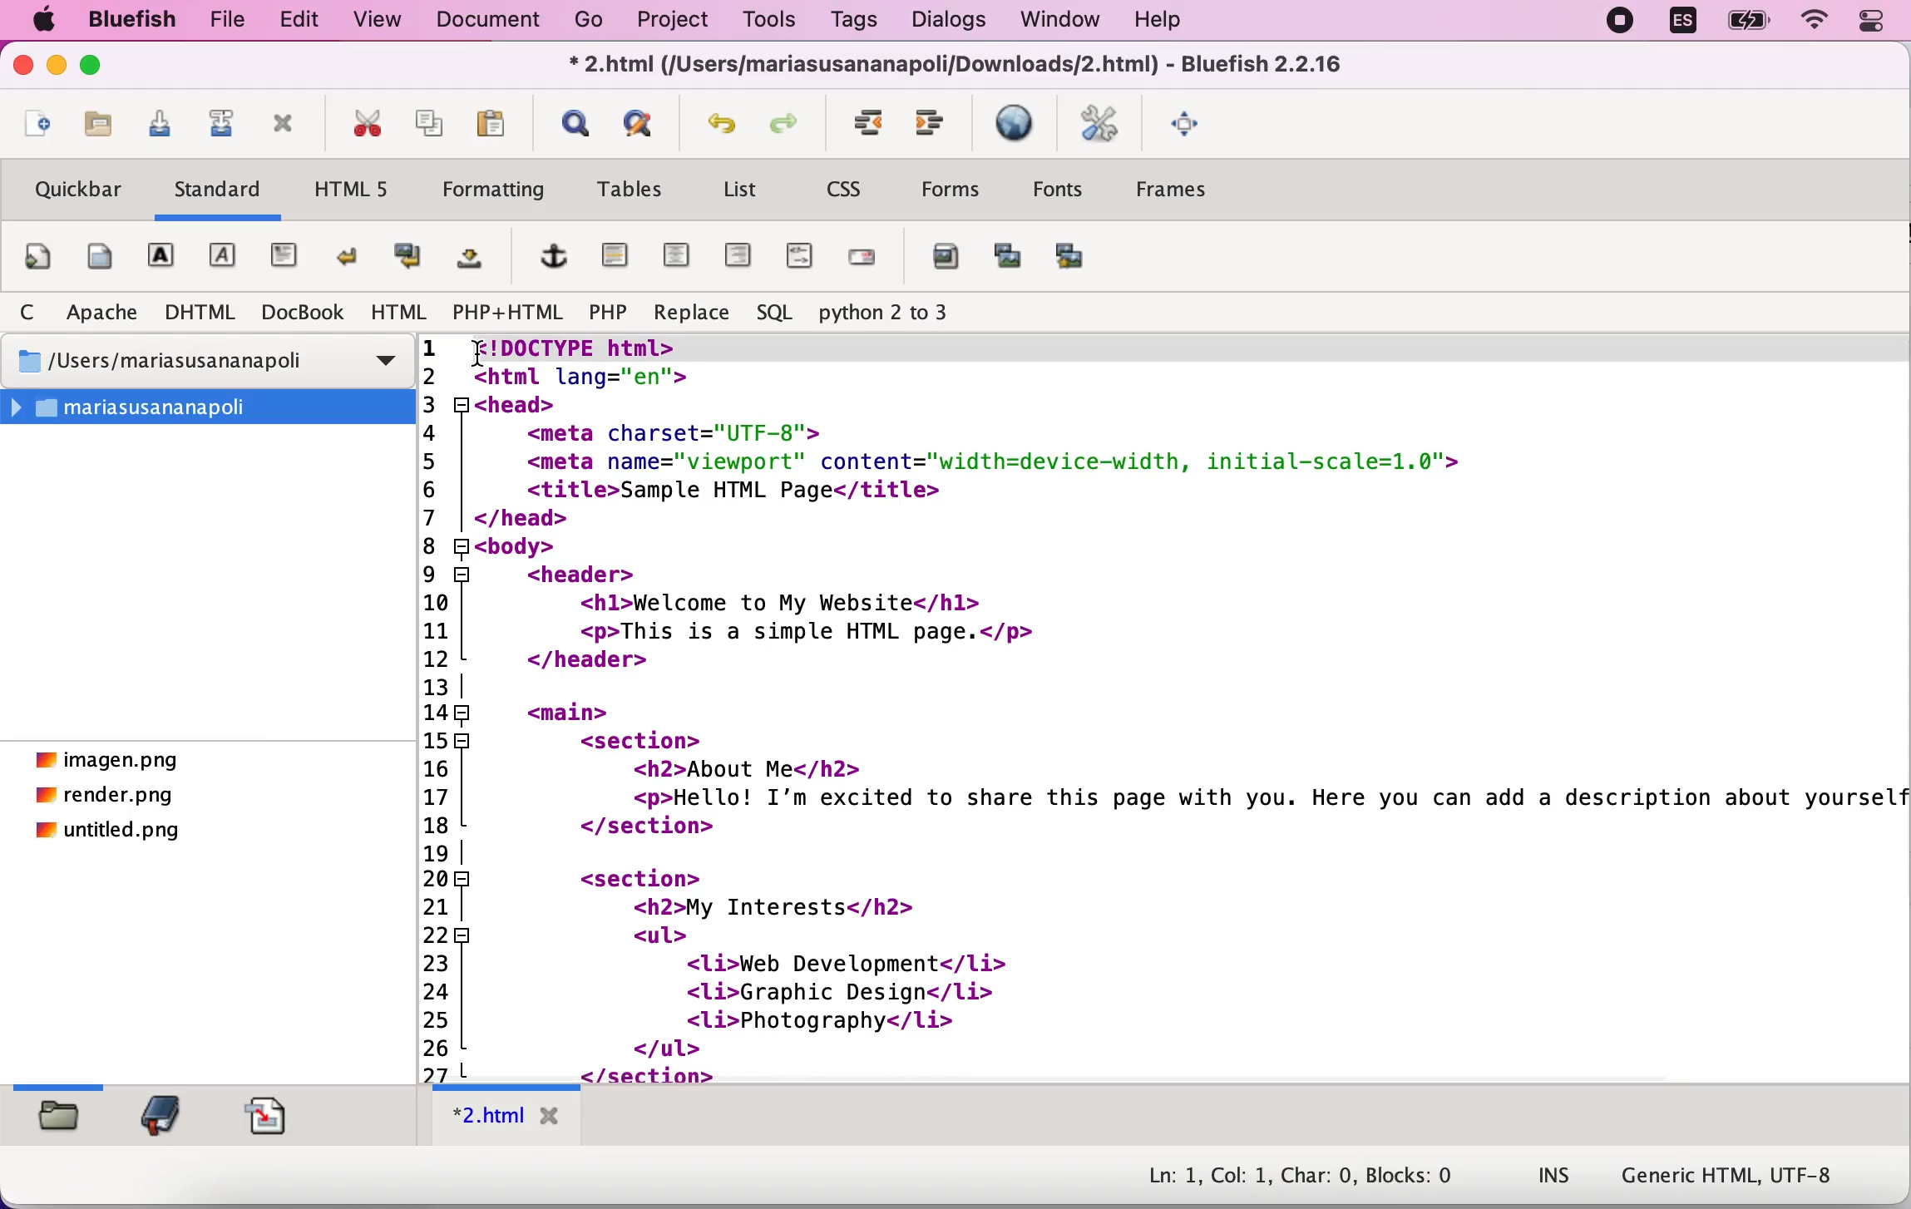 Image resolution: width=1911 pixels, height=1209 pixels. What do you see at coordinates (738, 261) in the screenshot?
I see `right justify` at bounding box center [738, 261].